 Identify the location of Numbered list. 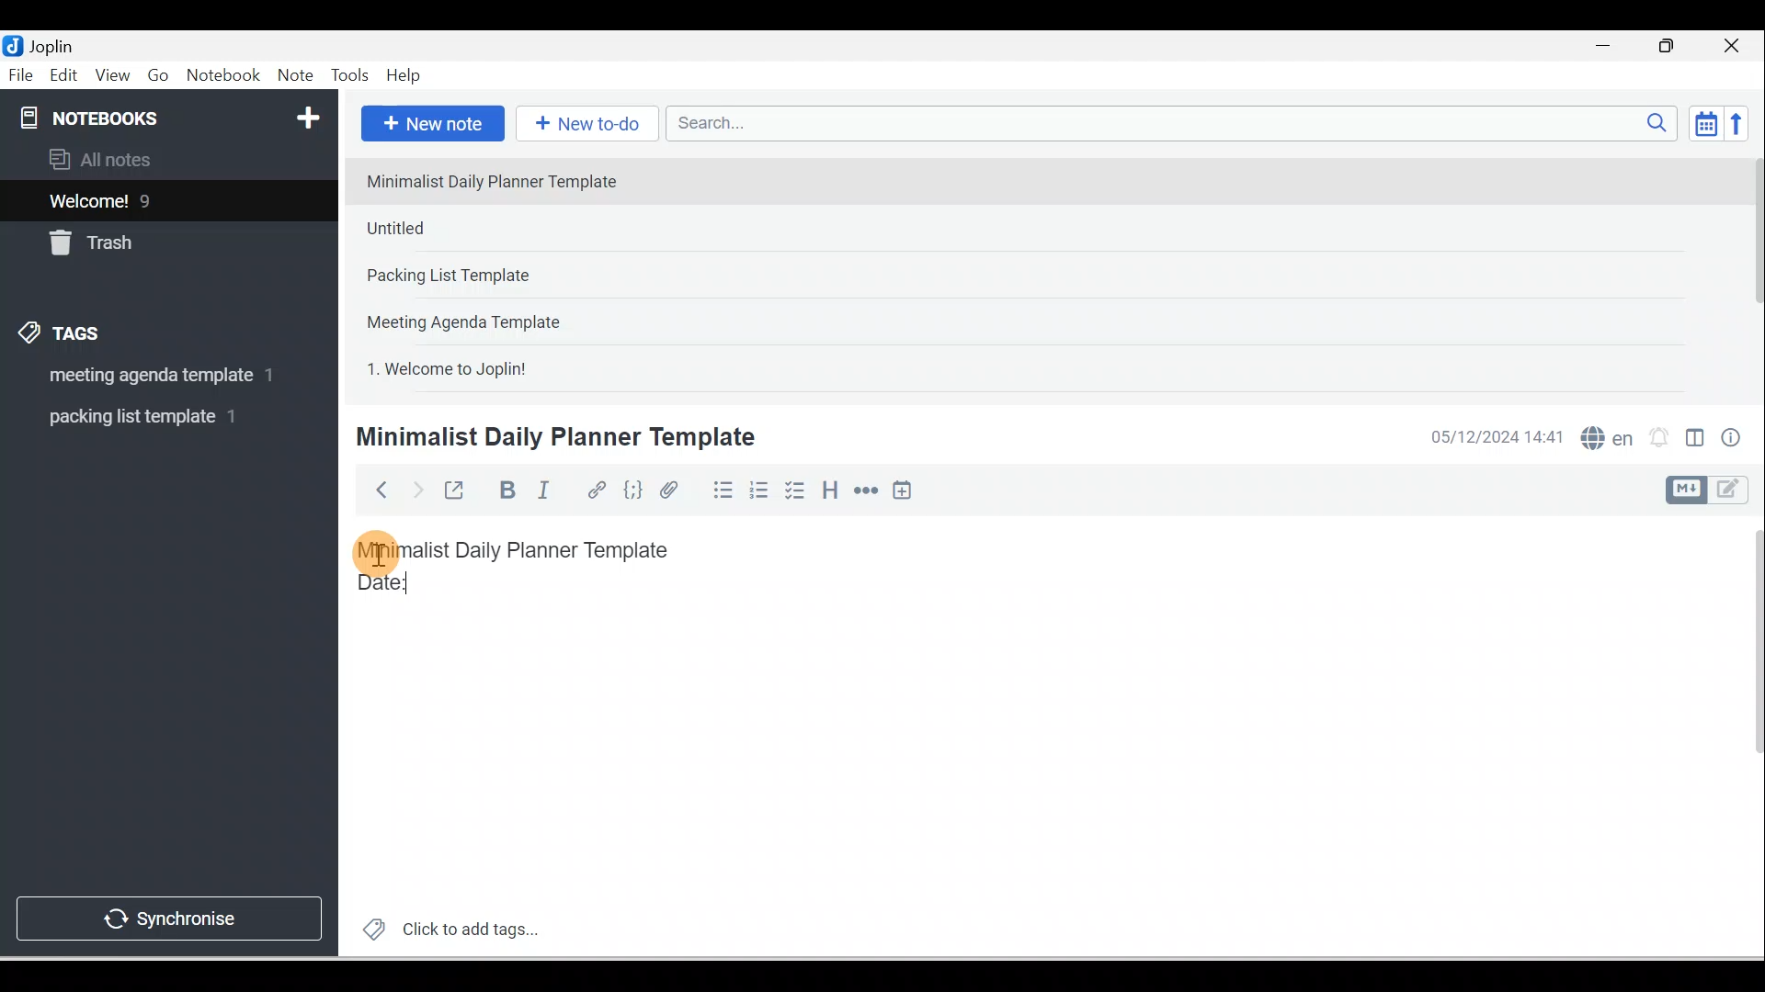
(759, 490).